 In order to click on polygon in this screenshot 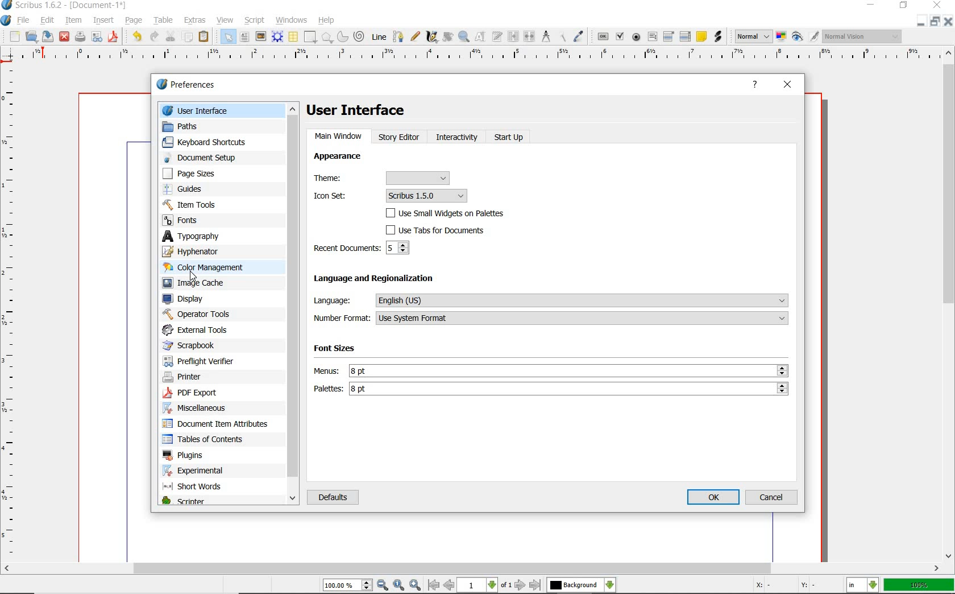, I will do `click(327, 38)`.